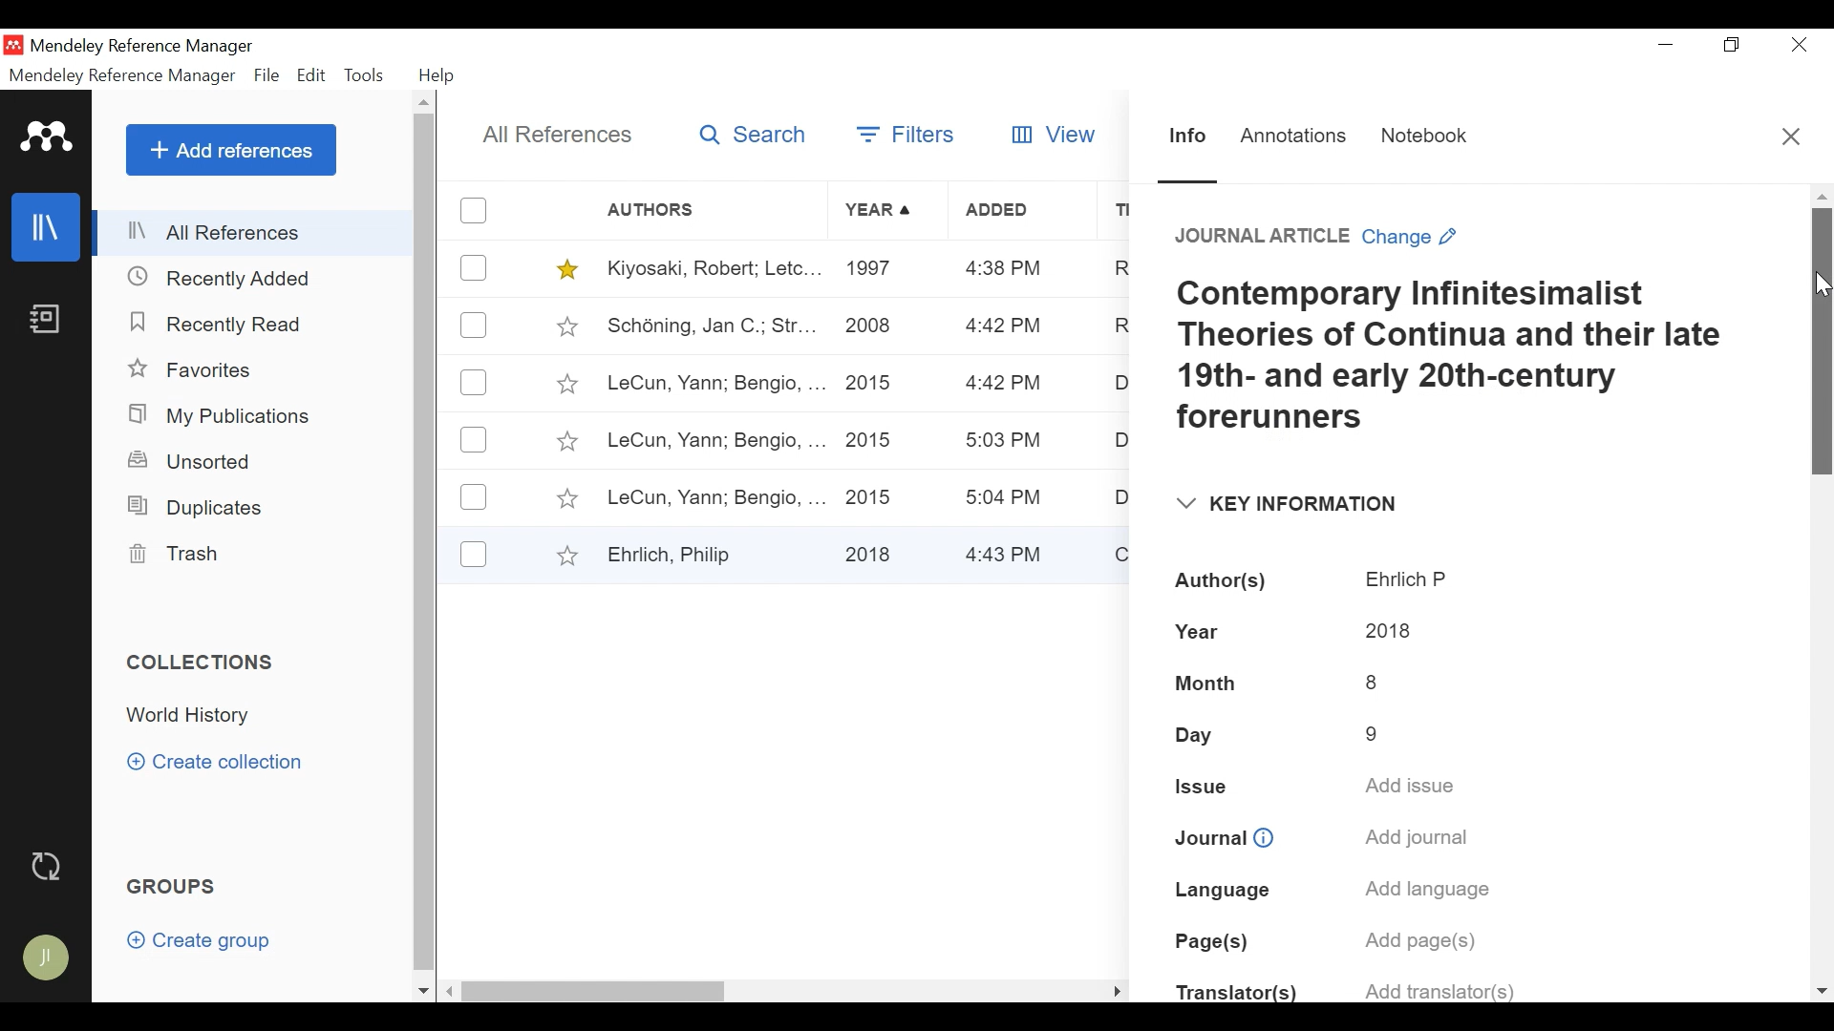 Image resolution: width=1834 pixels, height=1031 pixels. Describe the element at coordinates (1418, 840) in the screenshot. I see `Add journal` at that location.